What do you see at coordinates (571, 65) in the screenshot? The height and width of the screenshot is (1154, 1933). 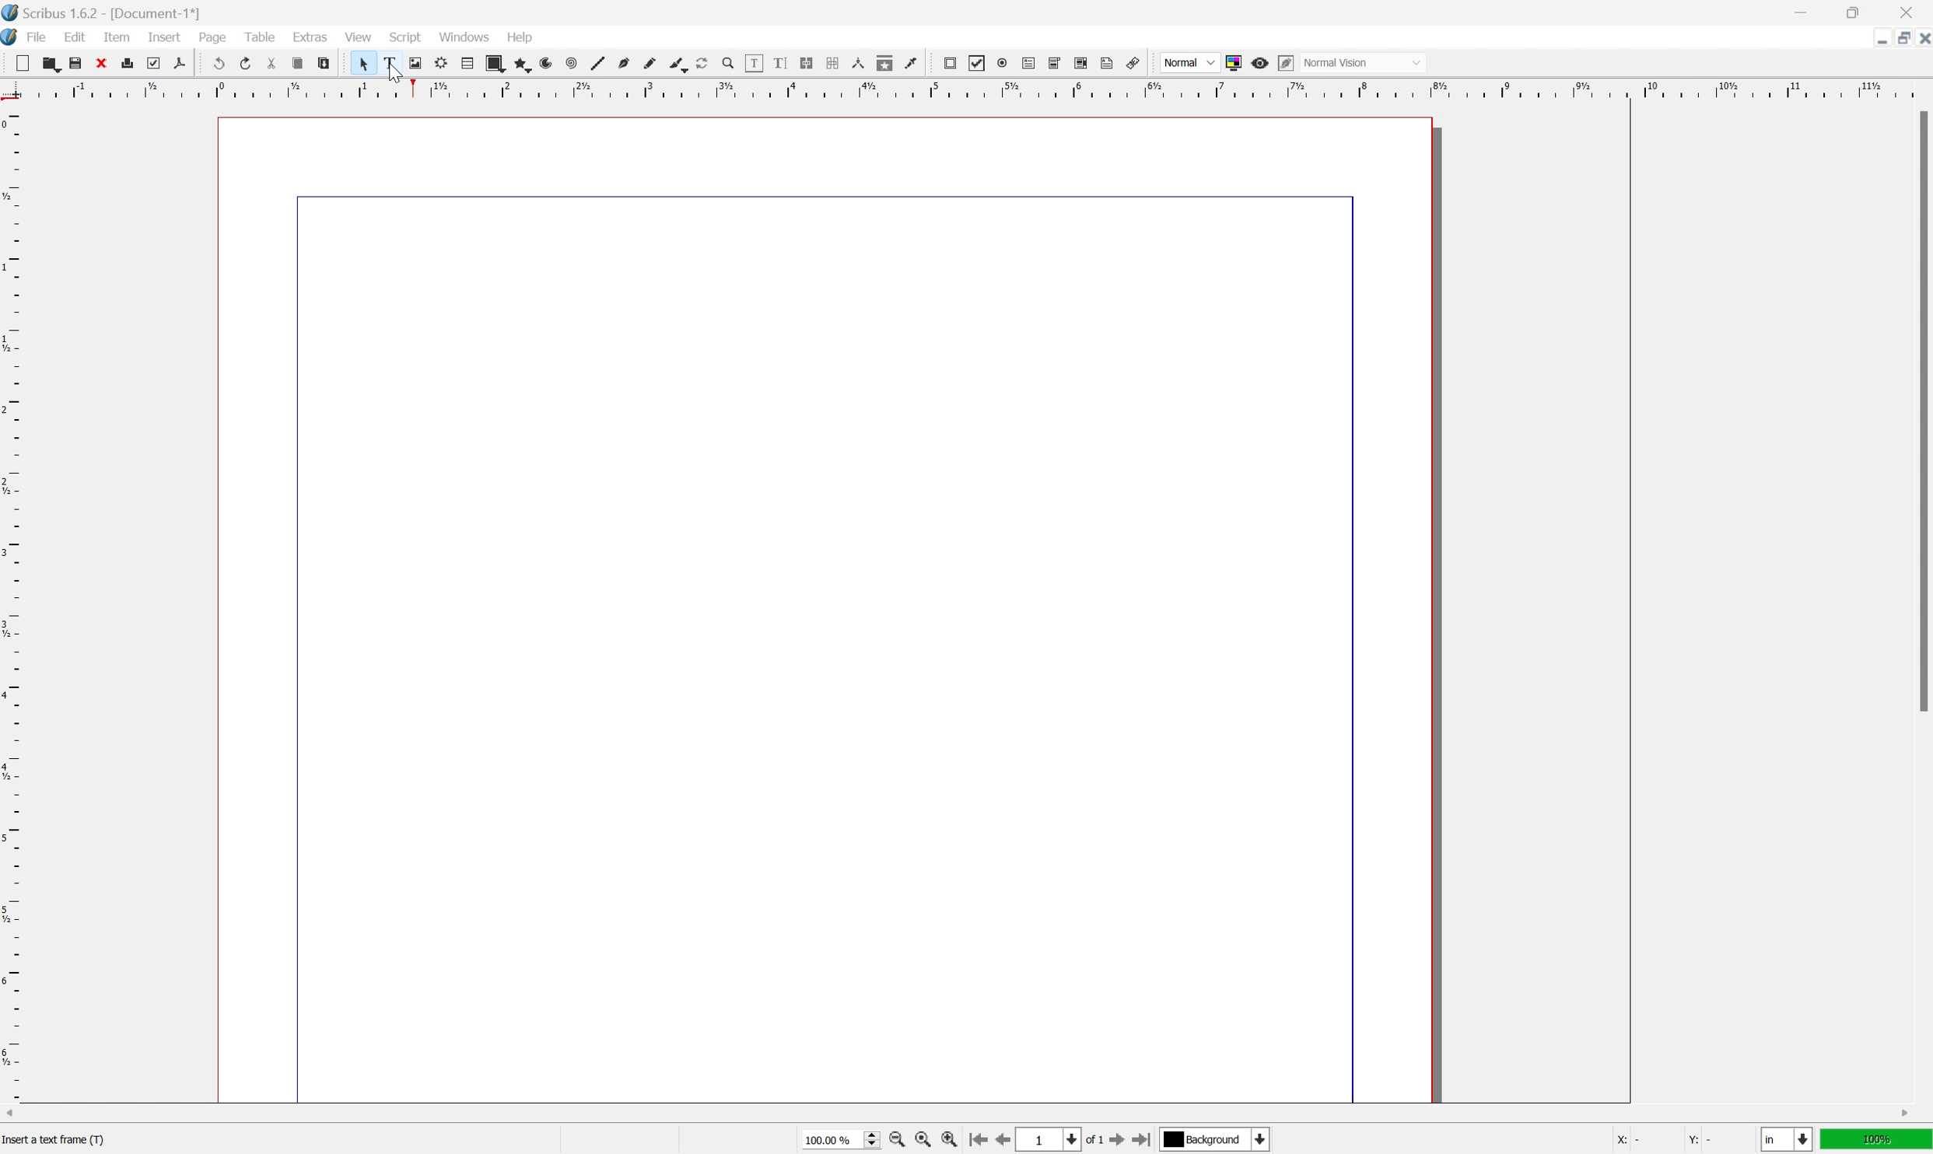 I see `spiral` at bounding box center [571, 65].